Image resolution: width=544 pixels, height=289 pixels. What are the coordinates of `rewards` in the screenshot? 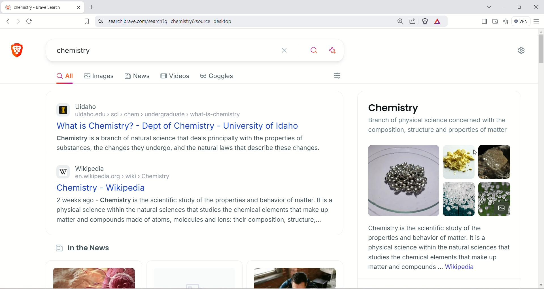 It's located at (437, 21).